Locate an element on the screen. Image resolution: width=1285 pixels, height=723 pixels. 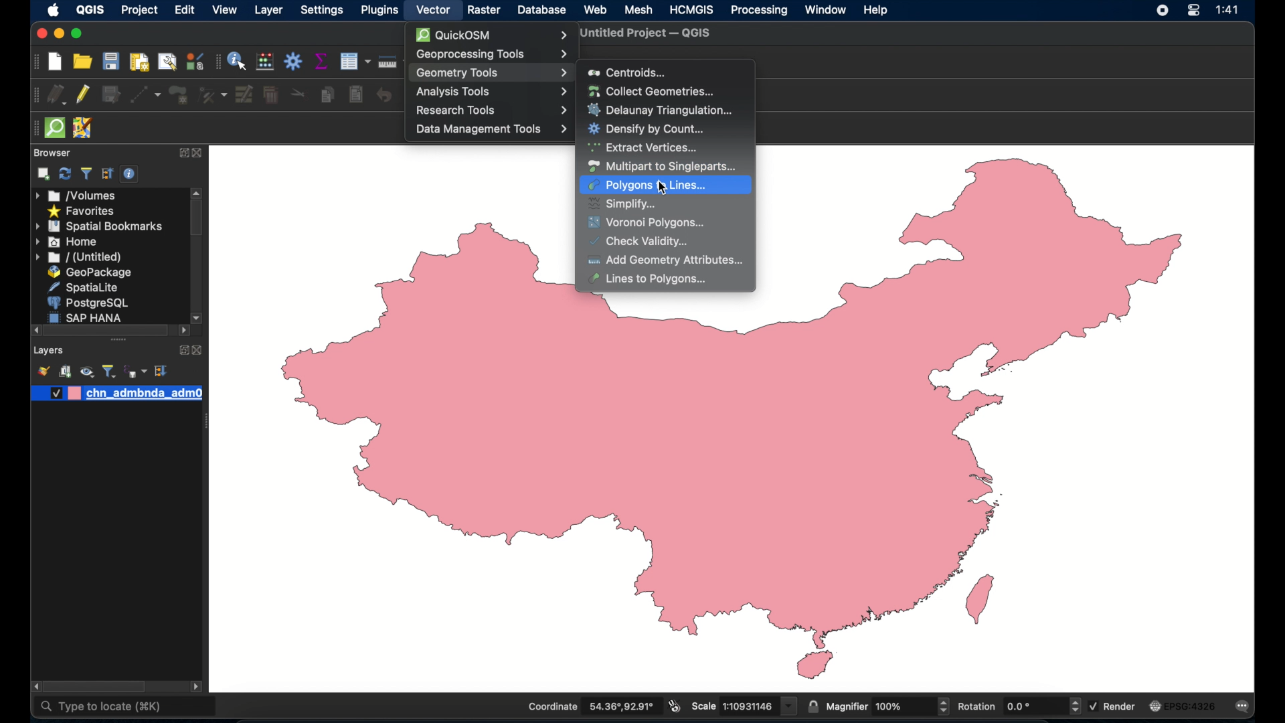
add geometry attributes is located at coordinates (667, 260).